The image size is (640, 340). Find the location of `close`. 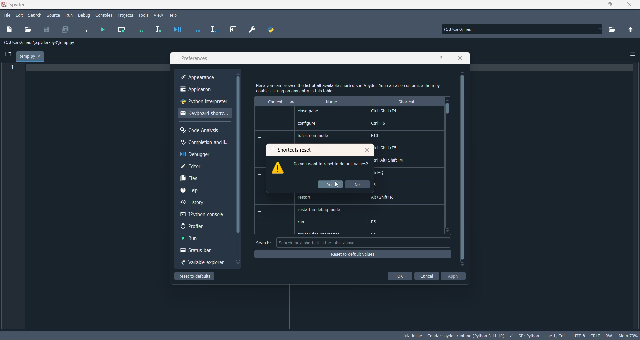

close is located at coordinates (367, 151).